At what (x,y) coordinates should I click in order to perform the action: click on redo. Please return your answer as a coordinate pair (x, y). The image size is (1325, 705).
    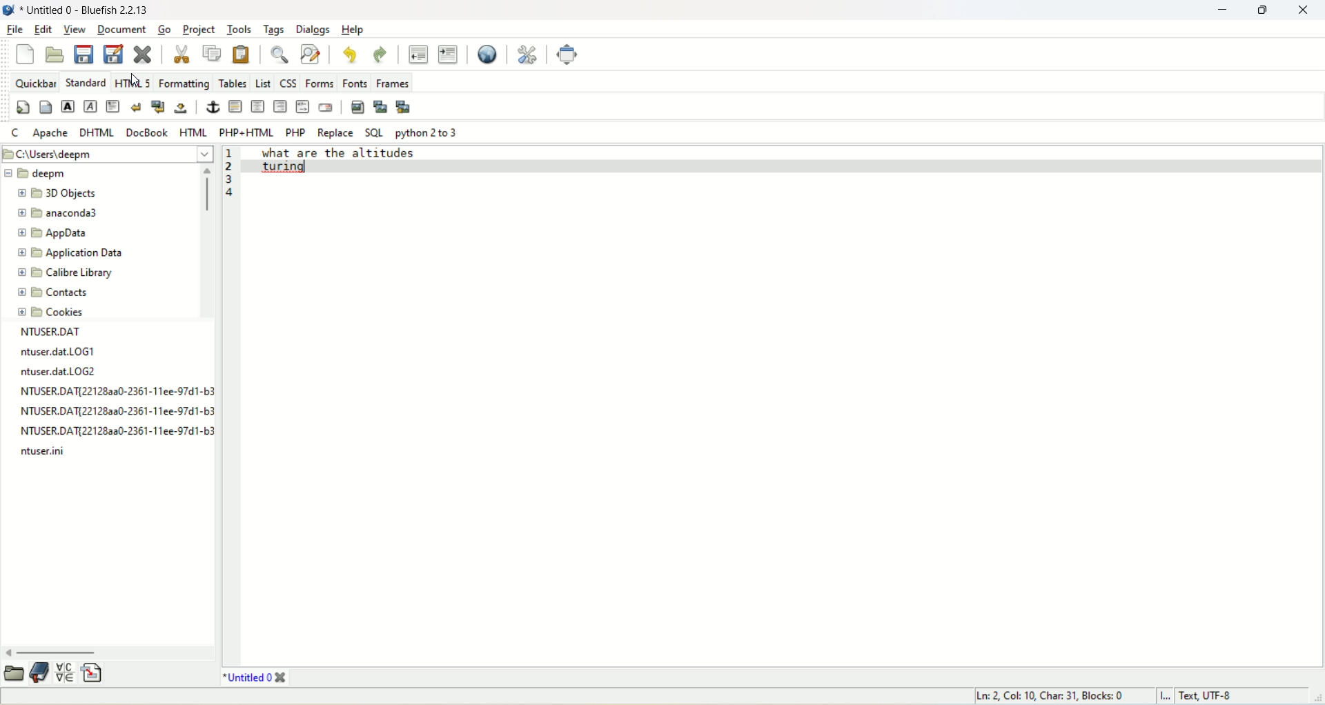
    Looking at the image, I should click on (382, 55).